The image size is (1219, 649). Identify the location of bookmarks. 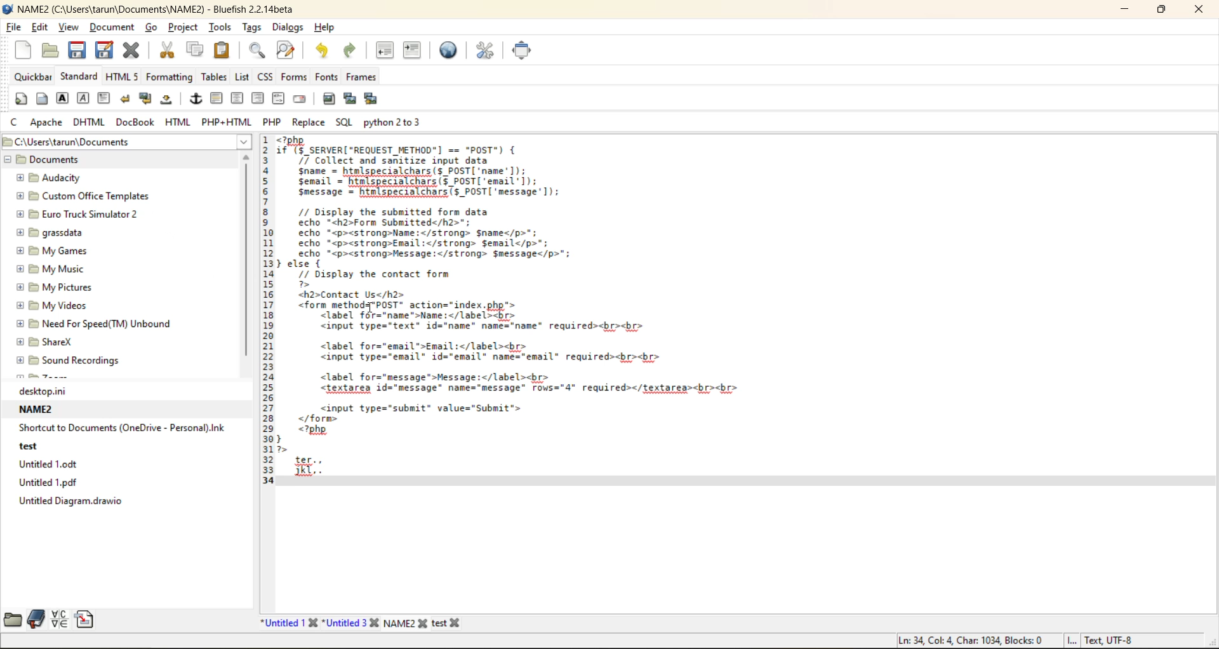
(37, 619).